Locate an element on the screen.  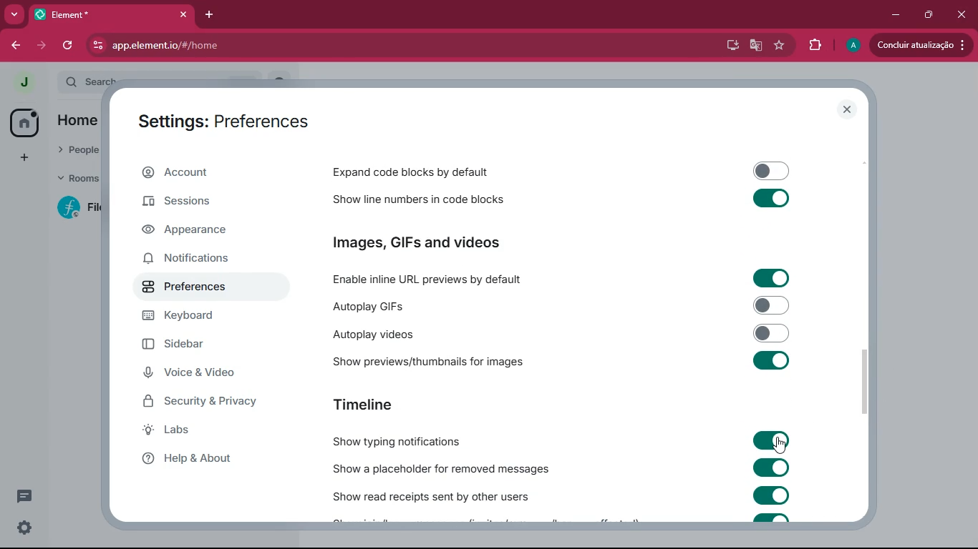
update is located at coordinates (921, 44).